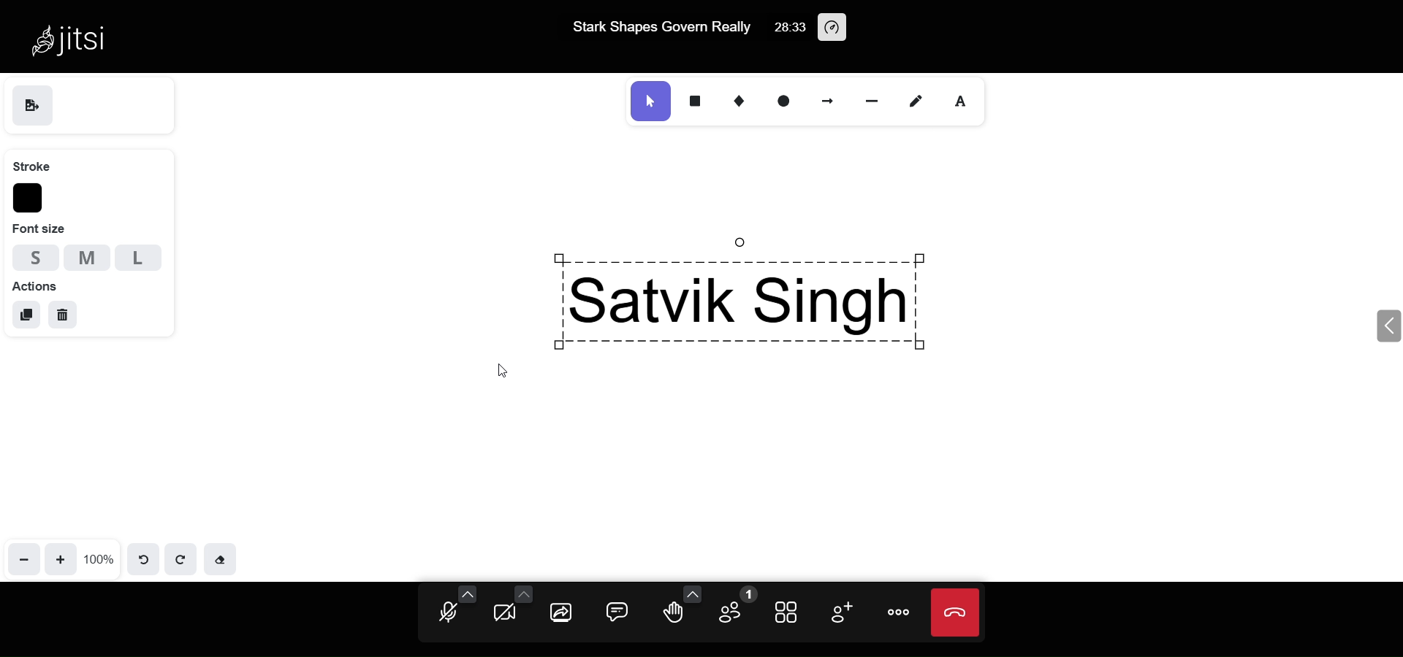 This screenshot has height=657, width=1403. What do you see at coordinates (661, 29) in the screenshot?
I see `Stark Shapes Govern Really` at bounding box center [661, 29].